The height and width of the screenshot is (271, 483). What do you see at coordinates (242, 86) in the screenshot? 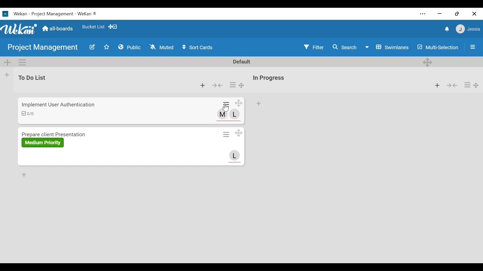
I see `Desktop drag handle` at bounding box center [242, 86].